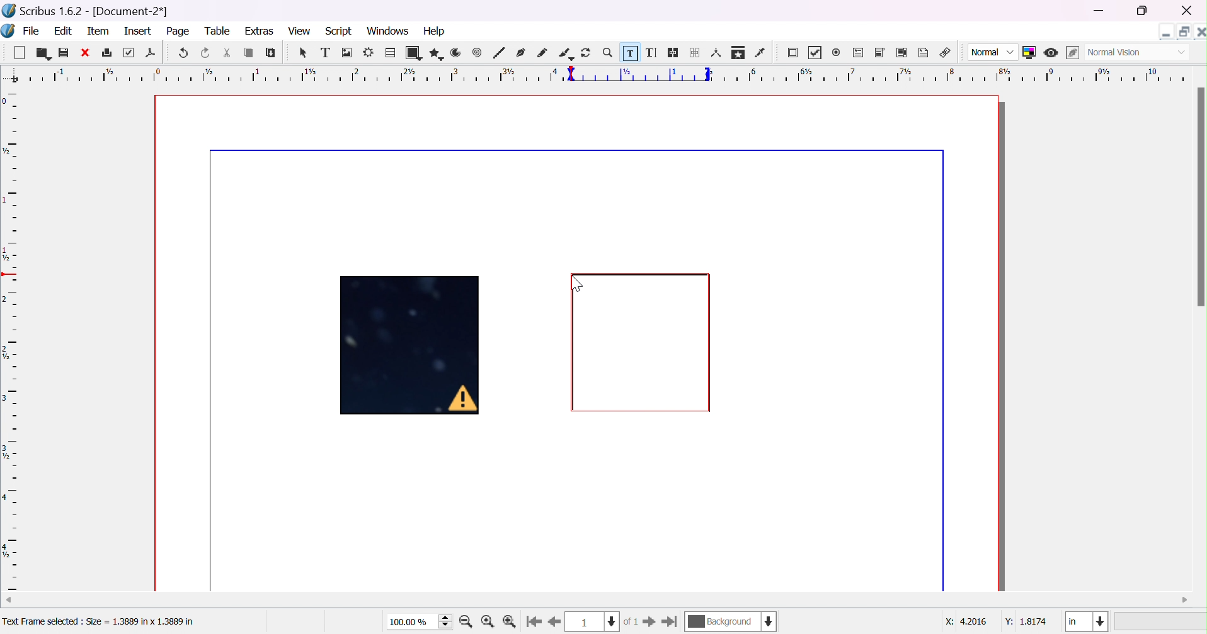  What do you see at coordinates (716, 53) in the screenshot?
I see `measurements` at bounding box center [716, 53].